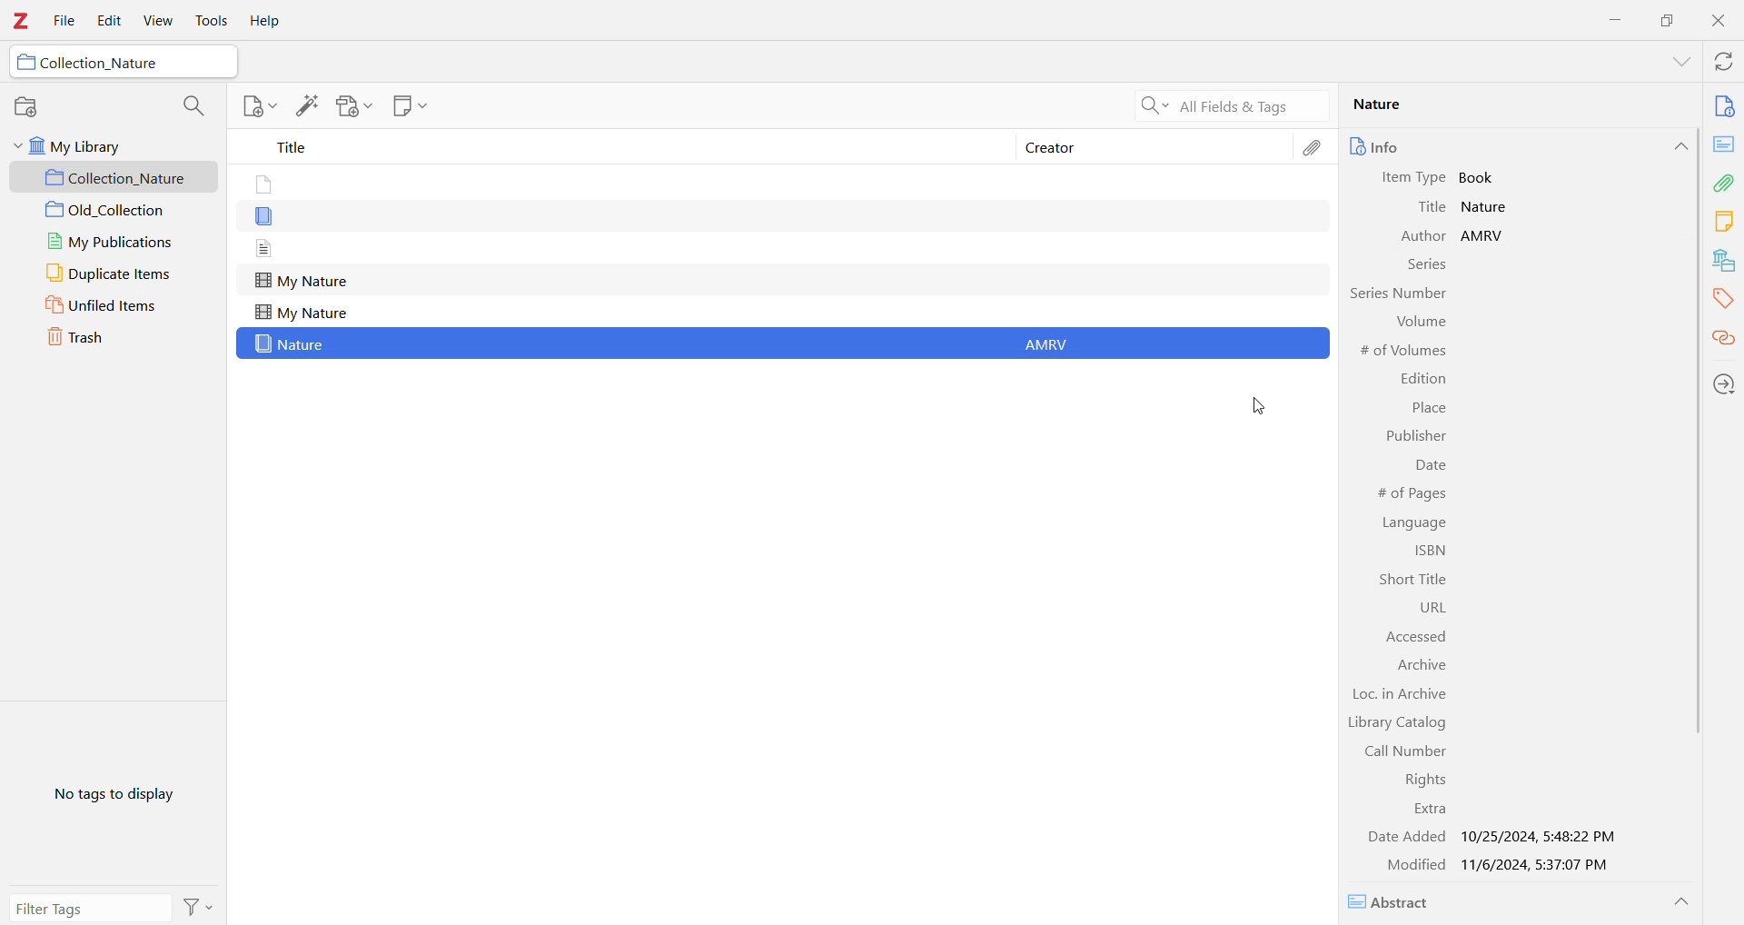 The image size is (1744, 925). Describe the element at coordinates (1490, 207) in the screenshot. I see `Nature` at that location.